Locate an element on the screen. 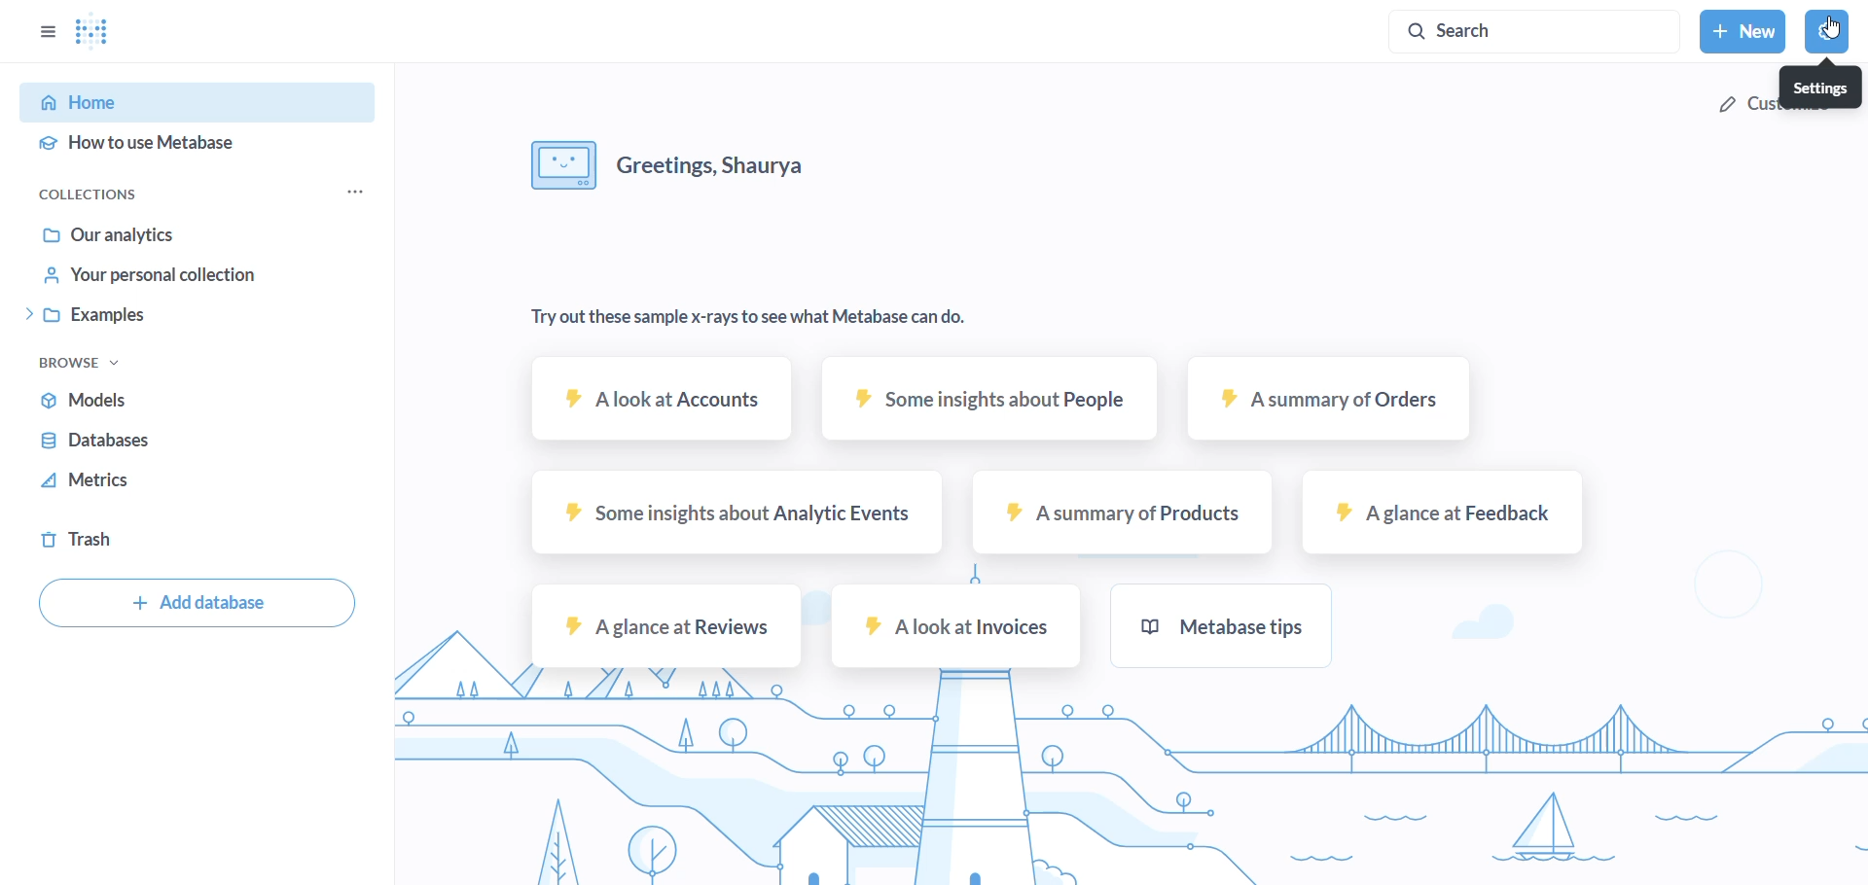  some insights about Analytic events sample is located at coordinates (731, 515).